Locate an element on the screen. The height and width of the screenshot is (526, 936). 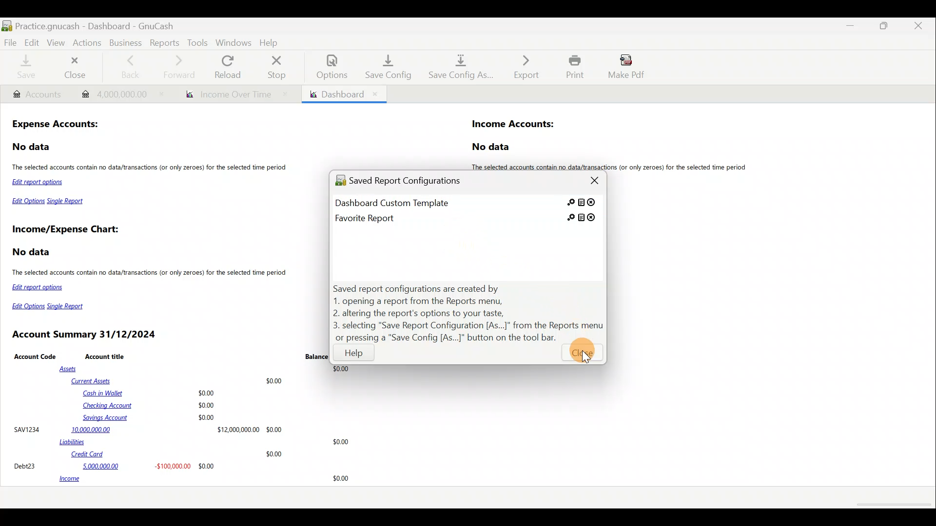
No data is located at coordinates (492, 147).